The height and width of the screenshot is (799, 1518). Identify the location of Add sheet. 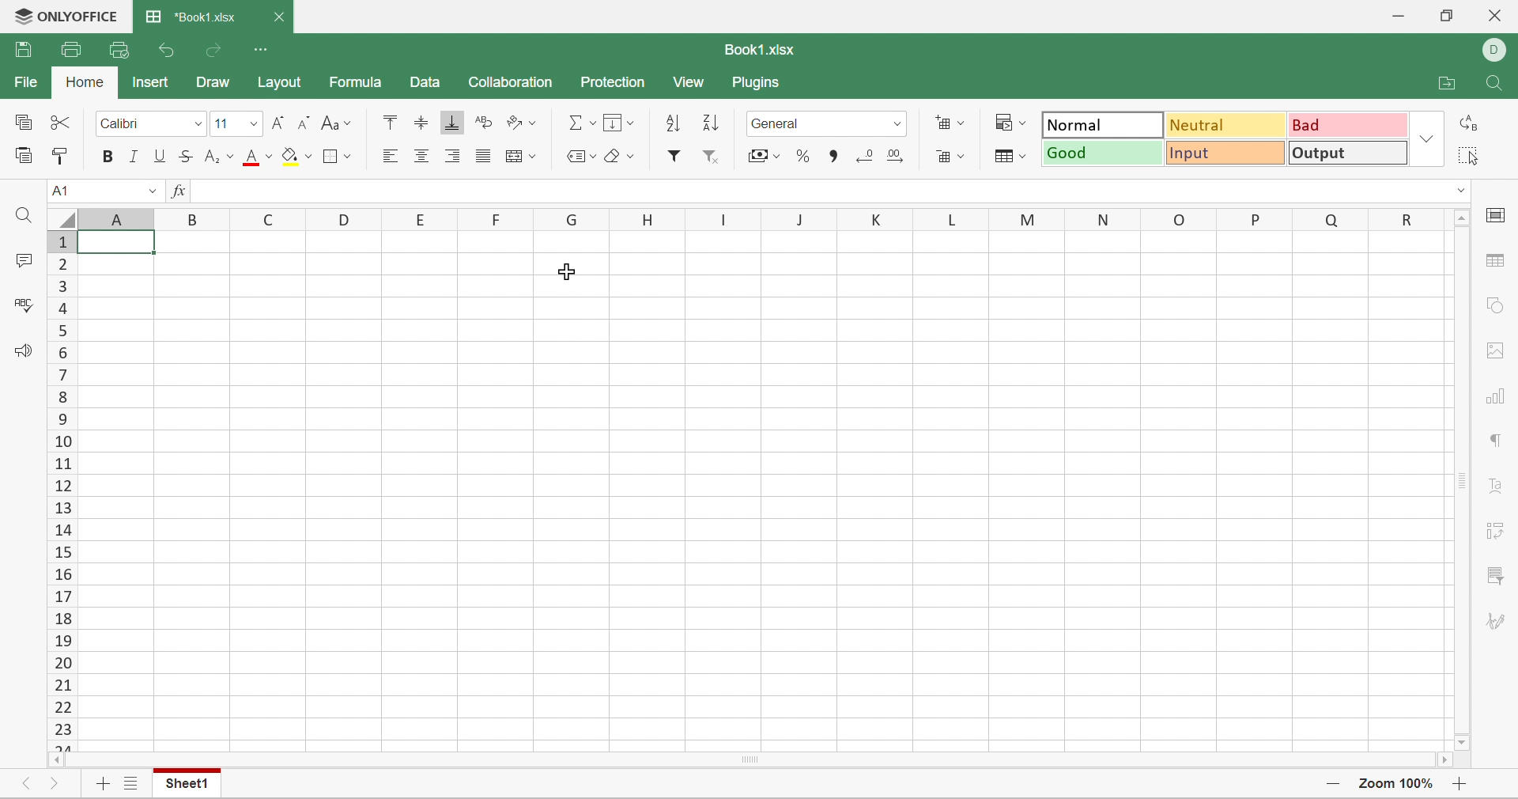
(100, 783).